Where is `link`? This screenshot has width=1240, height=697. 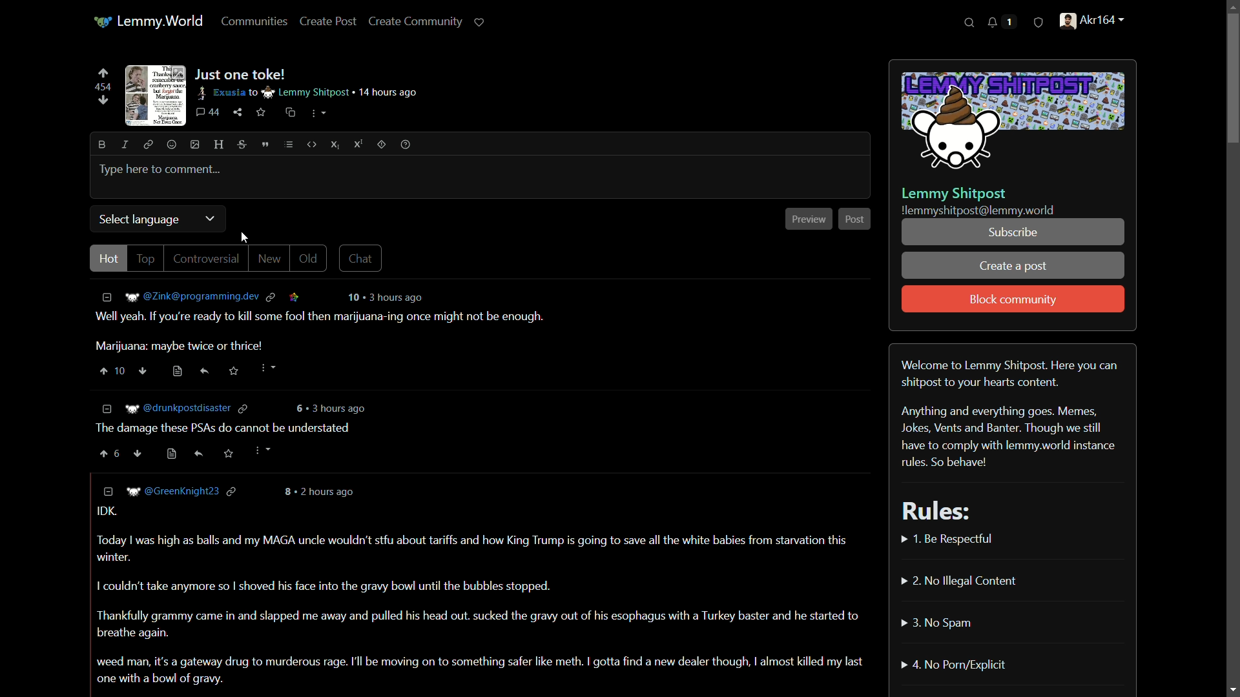 link is located at coordinates (273, 295).